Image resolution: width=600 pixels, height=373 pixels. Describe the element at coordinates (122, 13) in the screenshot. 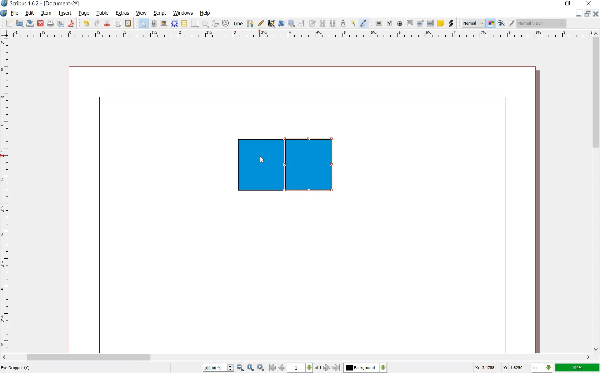

I see `extras` at that location.